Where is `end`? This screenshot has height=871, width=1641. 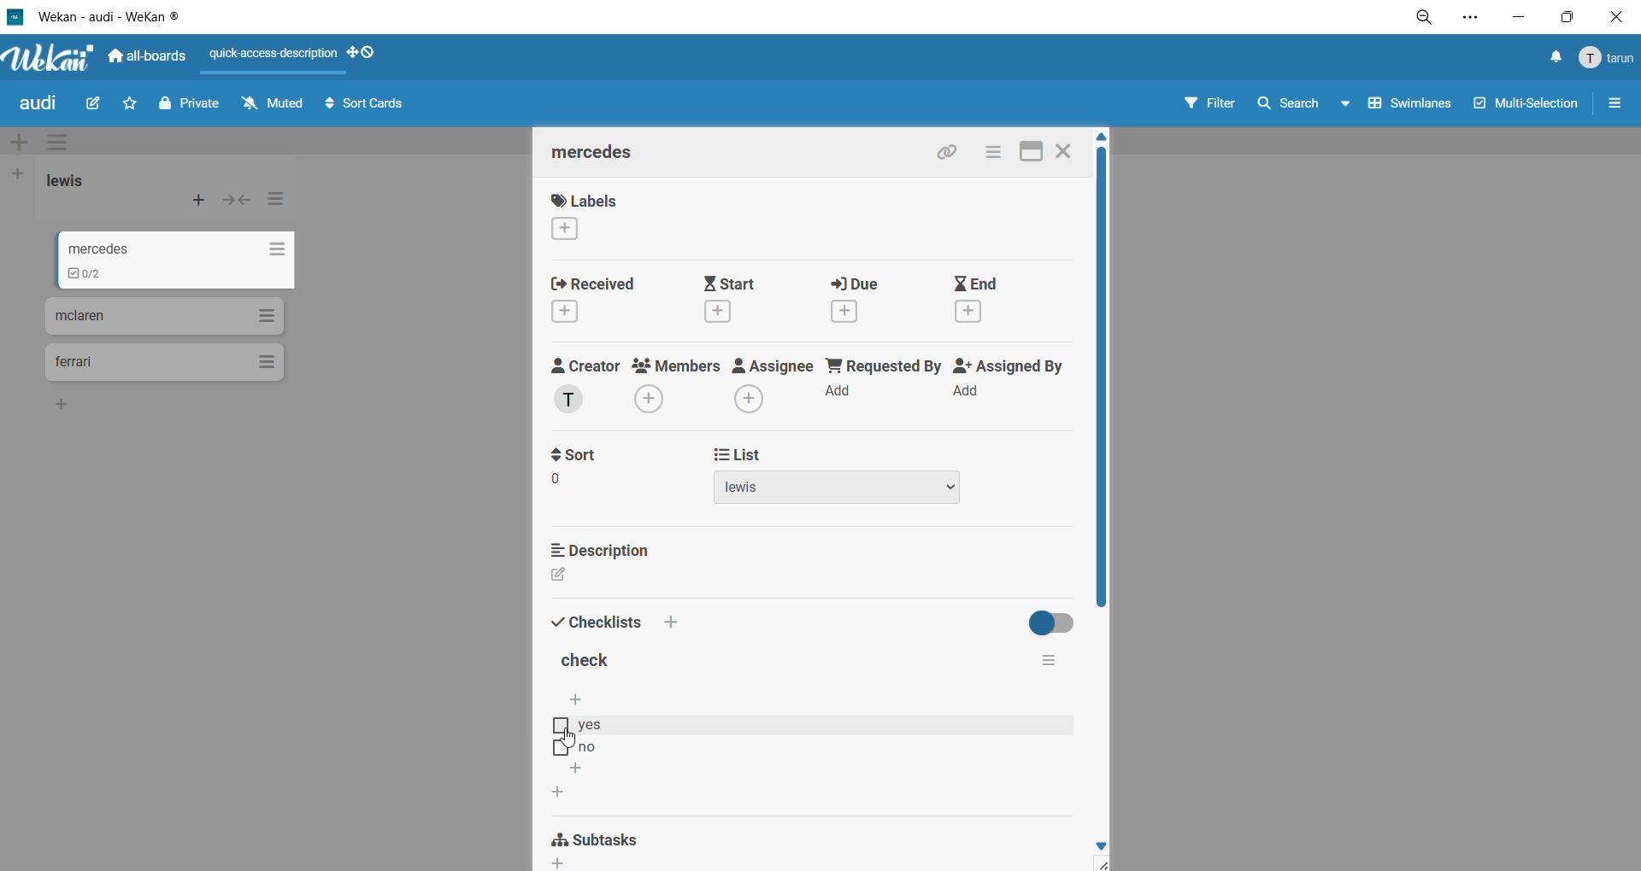 end is located at coordinates (980, 298).